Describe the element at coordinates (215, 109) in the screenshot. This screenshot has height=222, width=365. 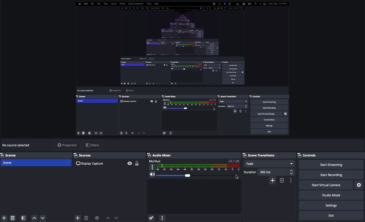
I see `Cursor` at that location.